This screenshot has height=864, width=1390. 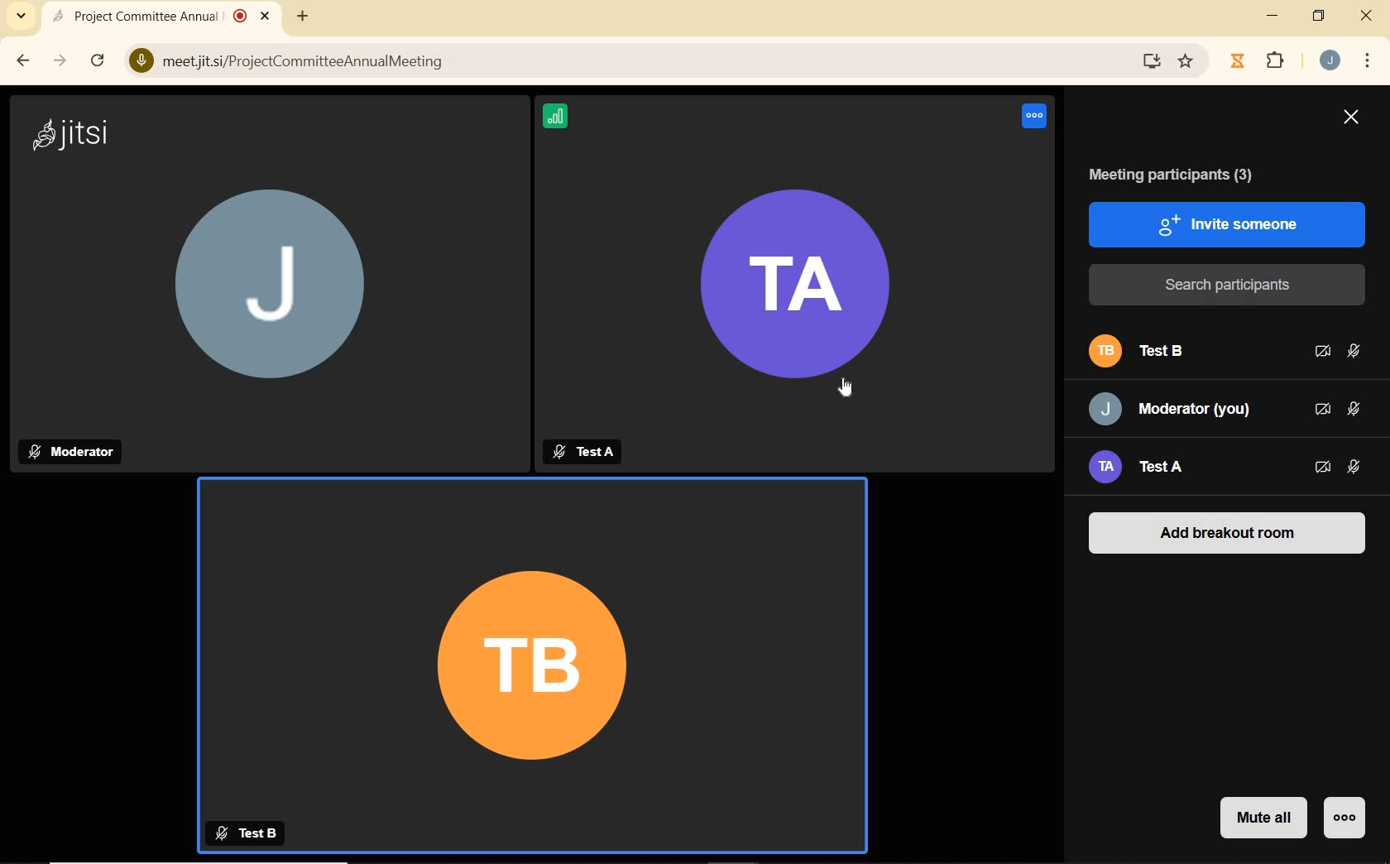 I want to click on PARTICIPANT: MODERATOR, so click(x=1172, y=410).